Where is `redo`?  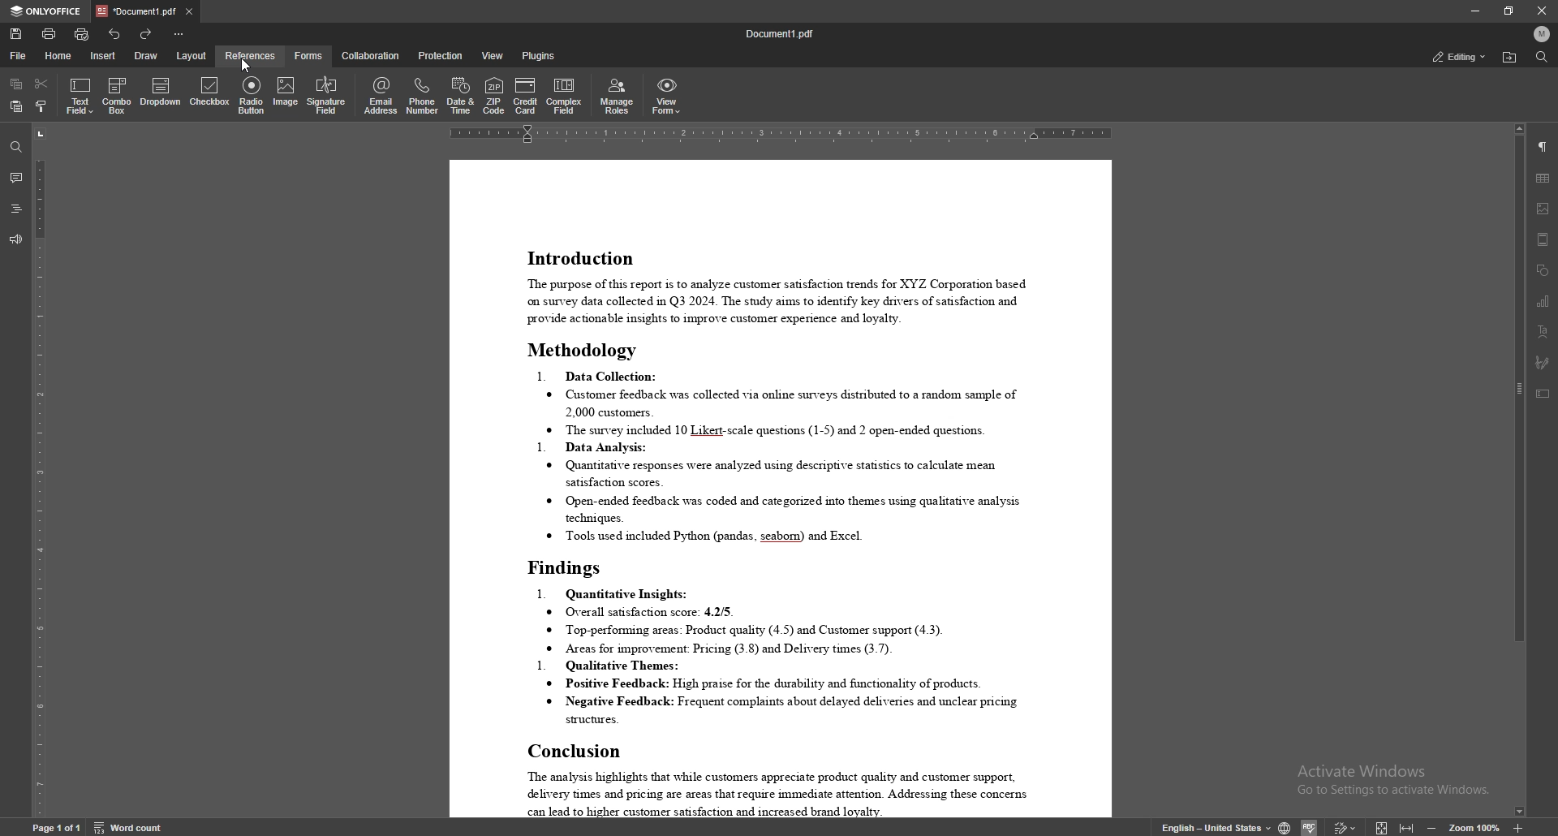 redo is located at coordinates (148, 34).